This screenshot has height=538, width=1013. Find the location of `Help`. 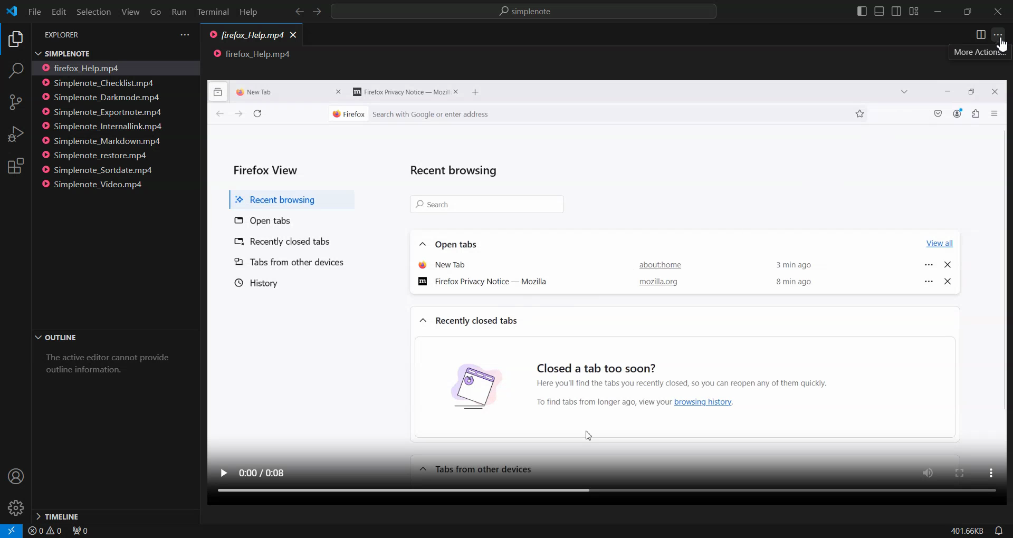

Help is located at coordinates (248, 13).